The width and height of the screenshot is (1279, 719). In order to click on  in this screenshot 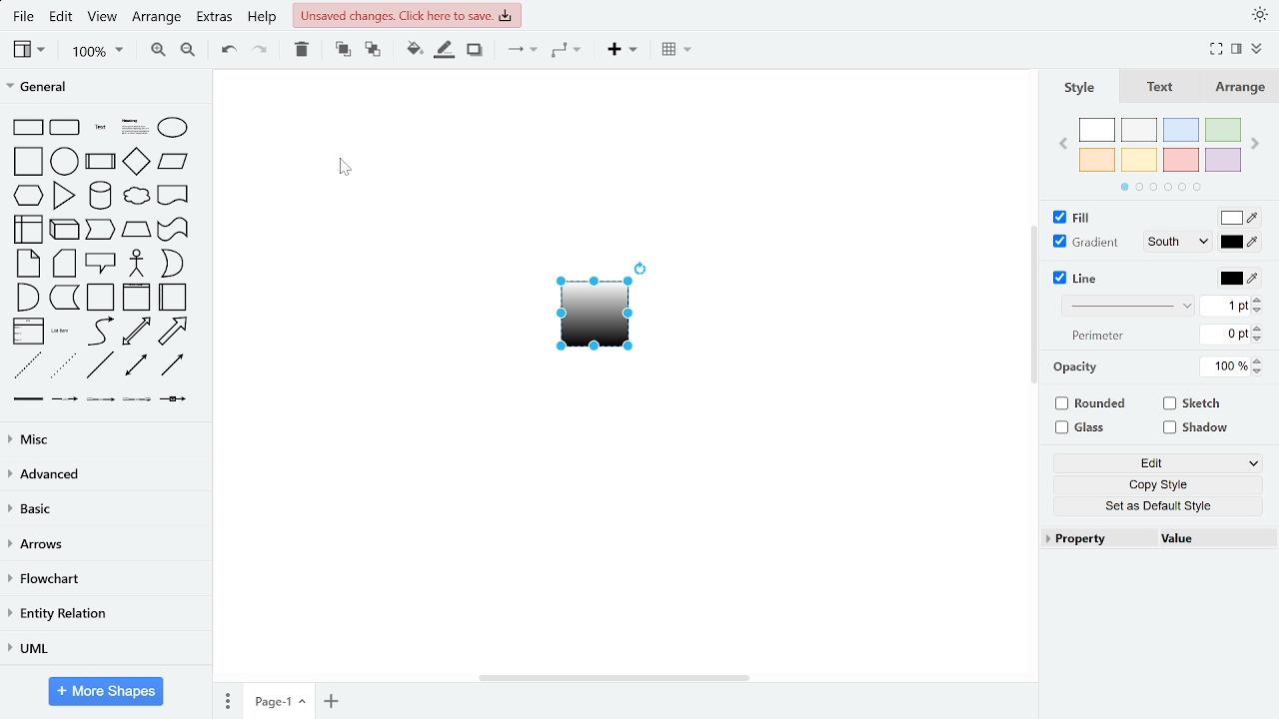, I will do `click(134, 399)`.